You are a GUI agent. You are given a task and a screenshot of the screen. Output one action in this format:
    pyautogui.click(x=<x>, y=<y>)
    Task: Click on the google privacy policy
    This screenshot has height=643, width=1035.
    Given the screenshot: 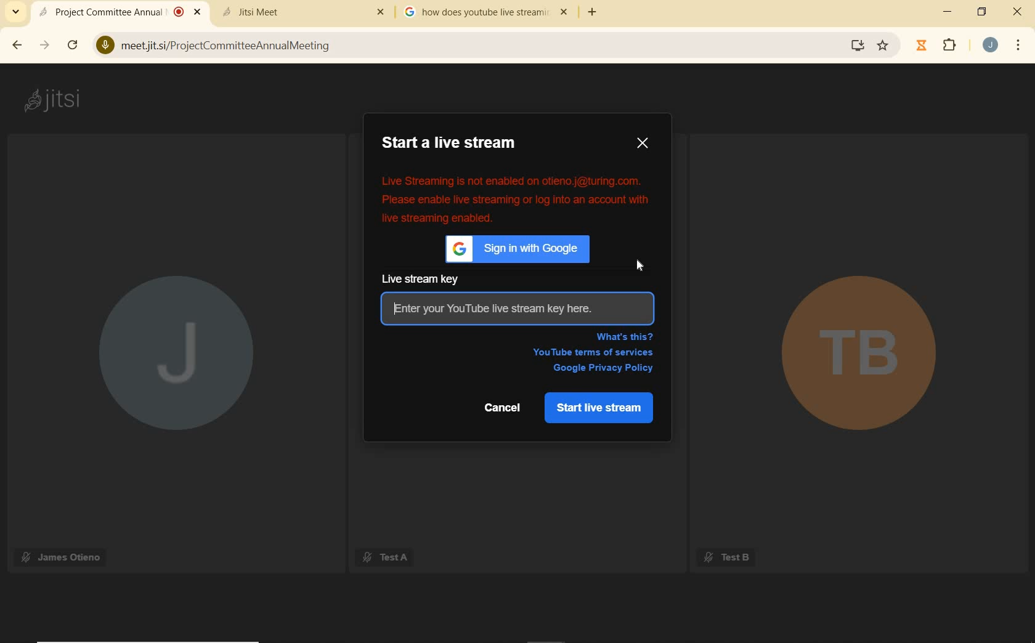 What is the action you would take?
    pyautogui.click(x=604, y=368)
    